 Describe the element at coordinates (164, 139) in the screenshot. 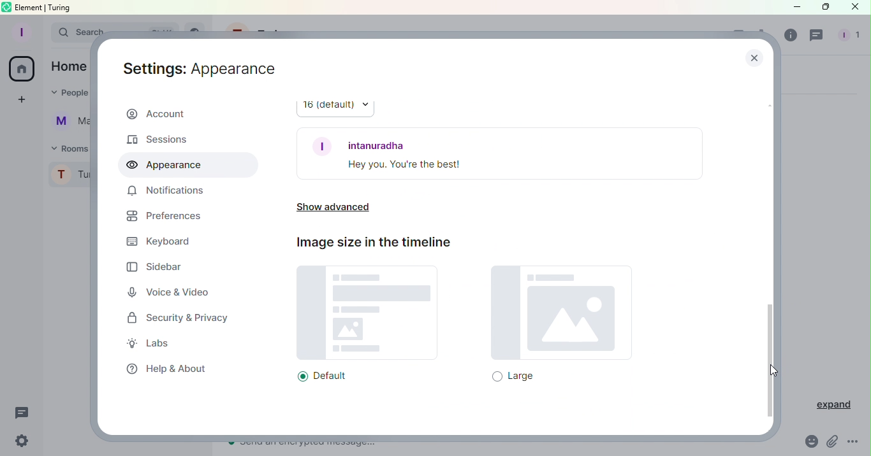

I see `Sessions` at that location.